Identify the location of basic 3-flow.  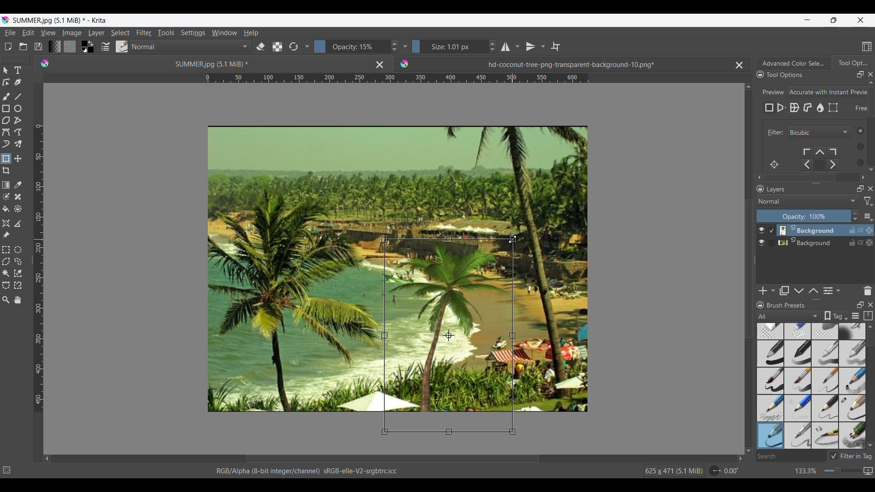
(825, 353).